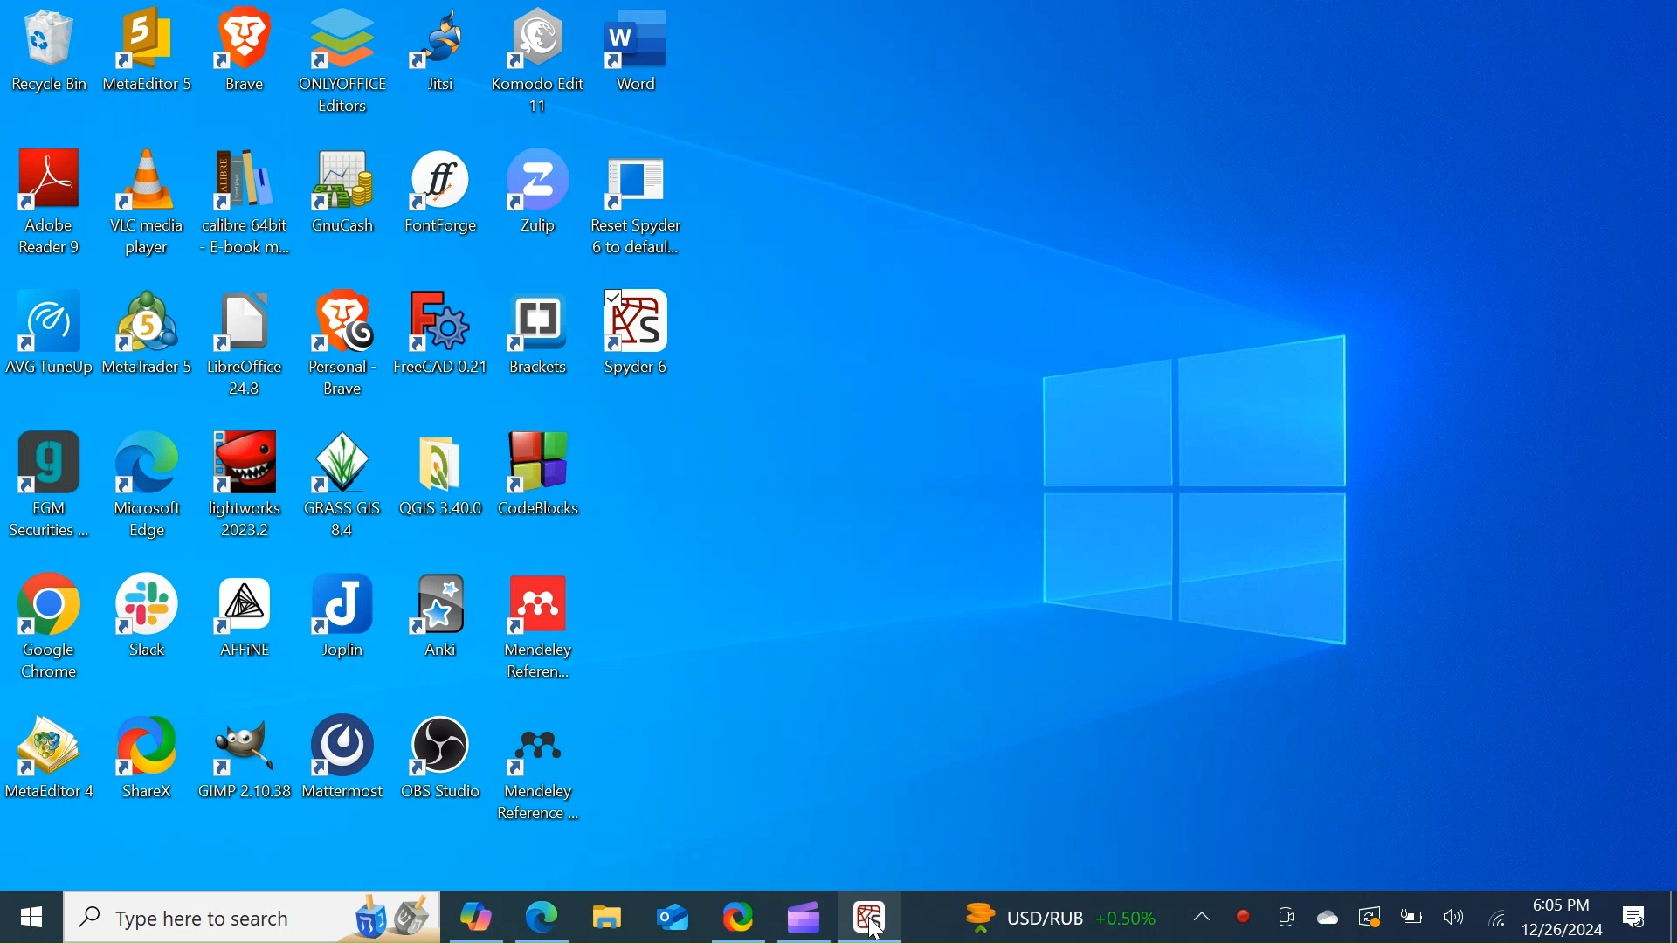  I want to click on Anki Desktop Icon, so click(442, 628).